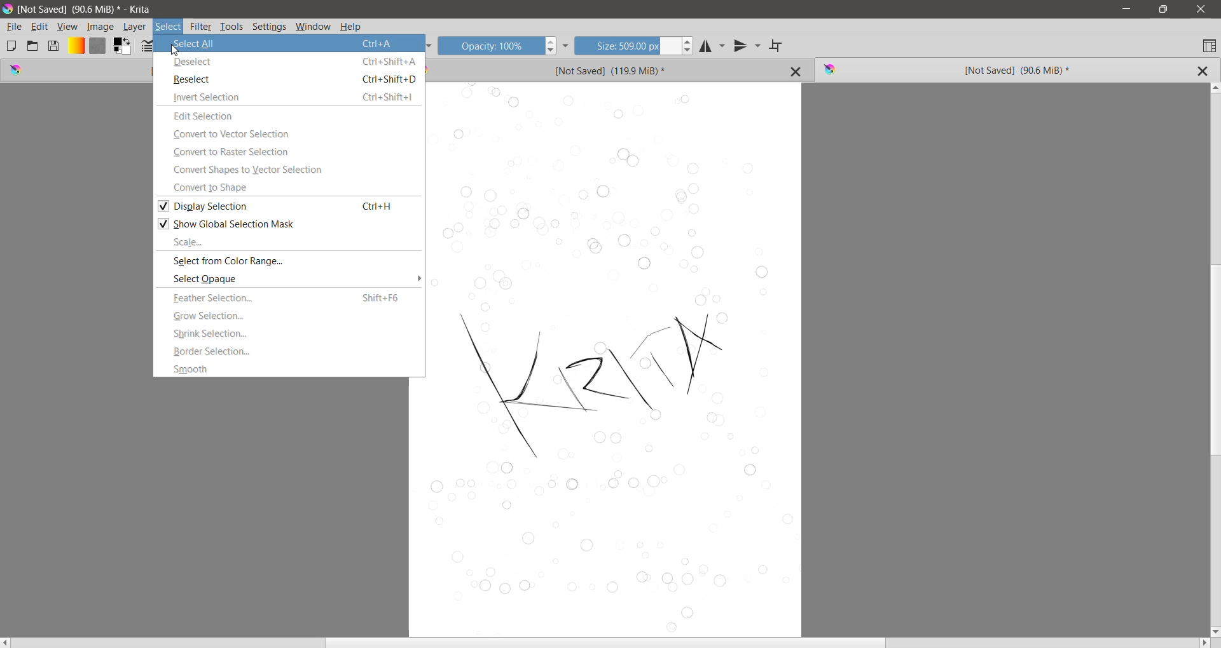  I want to click on Size input , so click(626, 45).